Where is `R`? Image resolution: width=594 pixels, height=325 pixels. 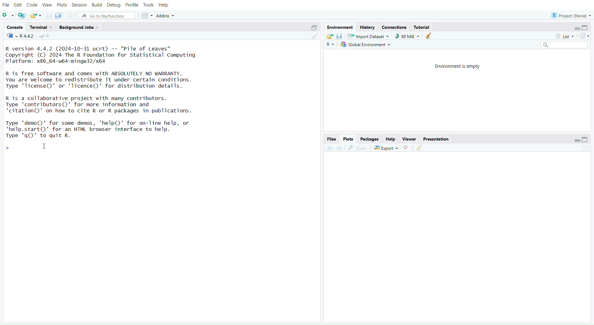
R is located at coordinates (330, 45).